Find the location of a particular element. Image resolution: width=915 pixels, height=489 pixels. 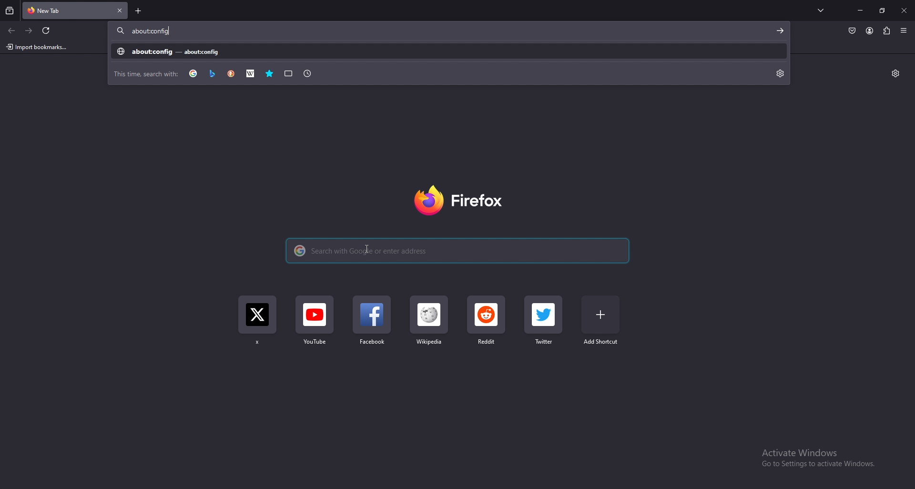

bookmarks is located at coordinates (270, 73).